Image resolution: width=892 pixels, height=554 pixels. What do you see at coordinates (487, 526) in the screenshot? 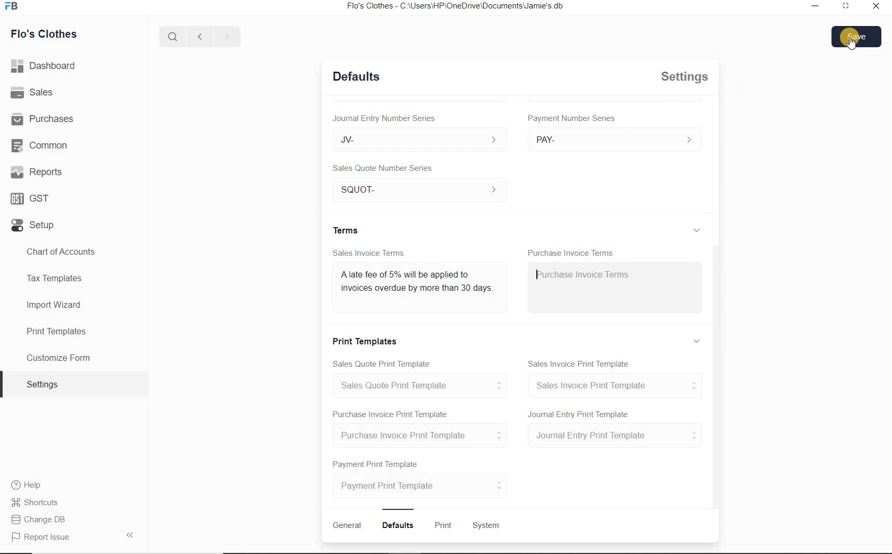
I see `System` at bounding box center [487, 526].